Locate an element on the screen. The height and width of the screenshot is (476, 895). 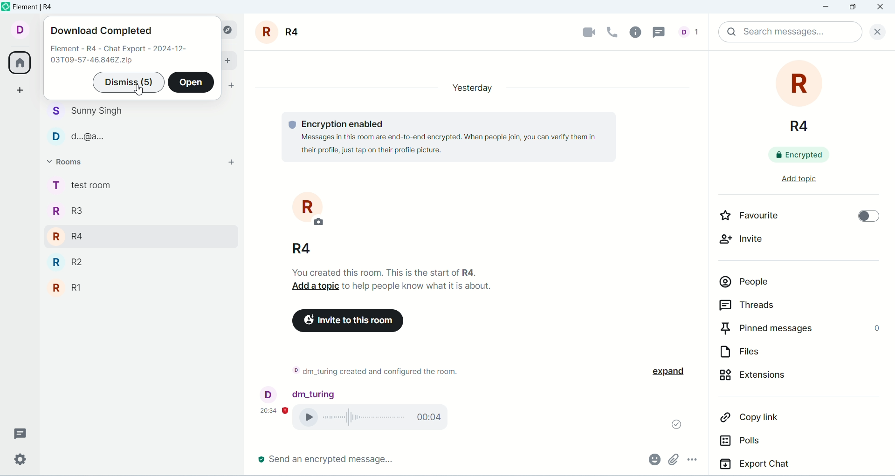
logo is located at coordinates (6, 7).